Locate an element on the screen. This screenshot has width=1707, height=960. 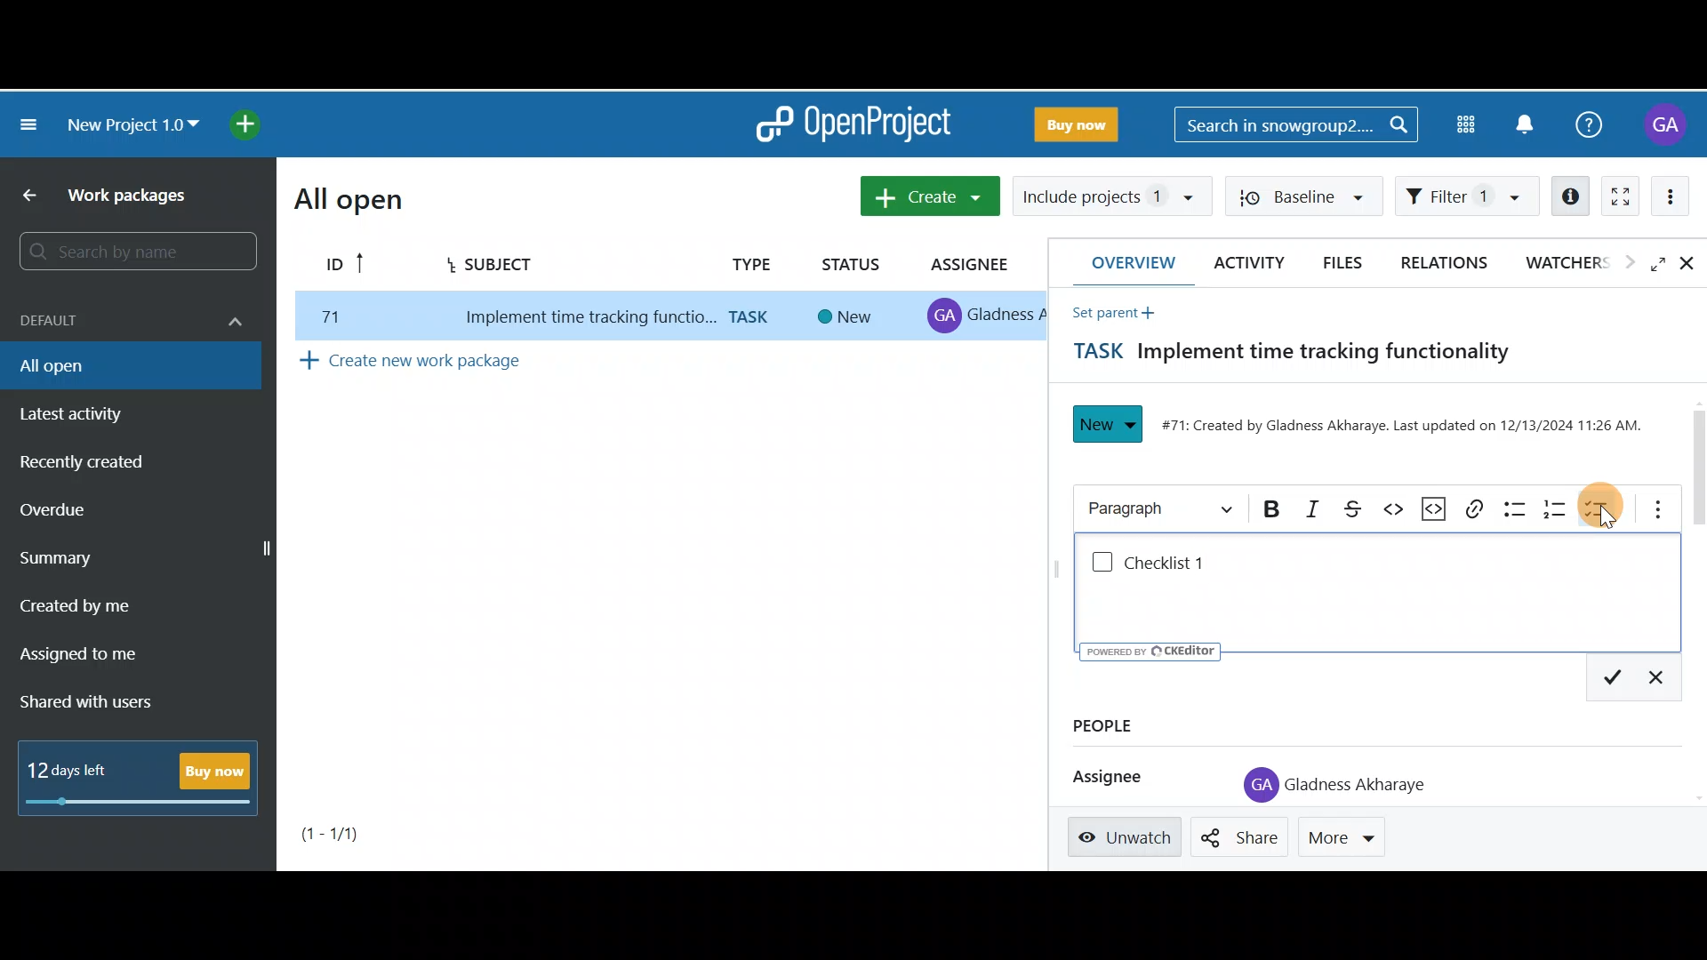
Type is located at coordinates (748, 262).